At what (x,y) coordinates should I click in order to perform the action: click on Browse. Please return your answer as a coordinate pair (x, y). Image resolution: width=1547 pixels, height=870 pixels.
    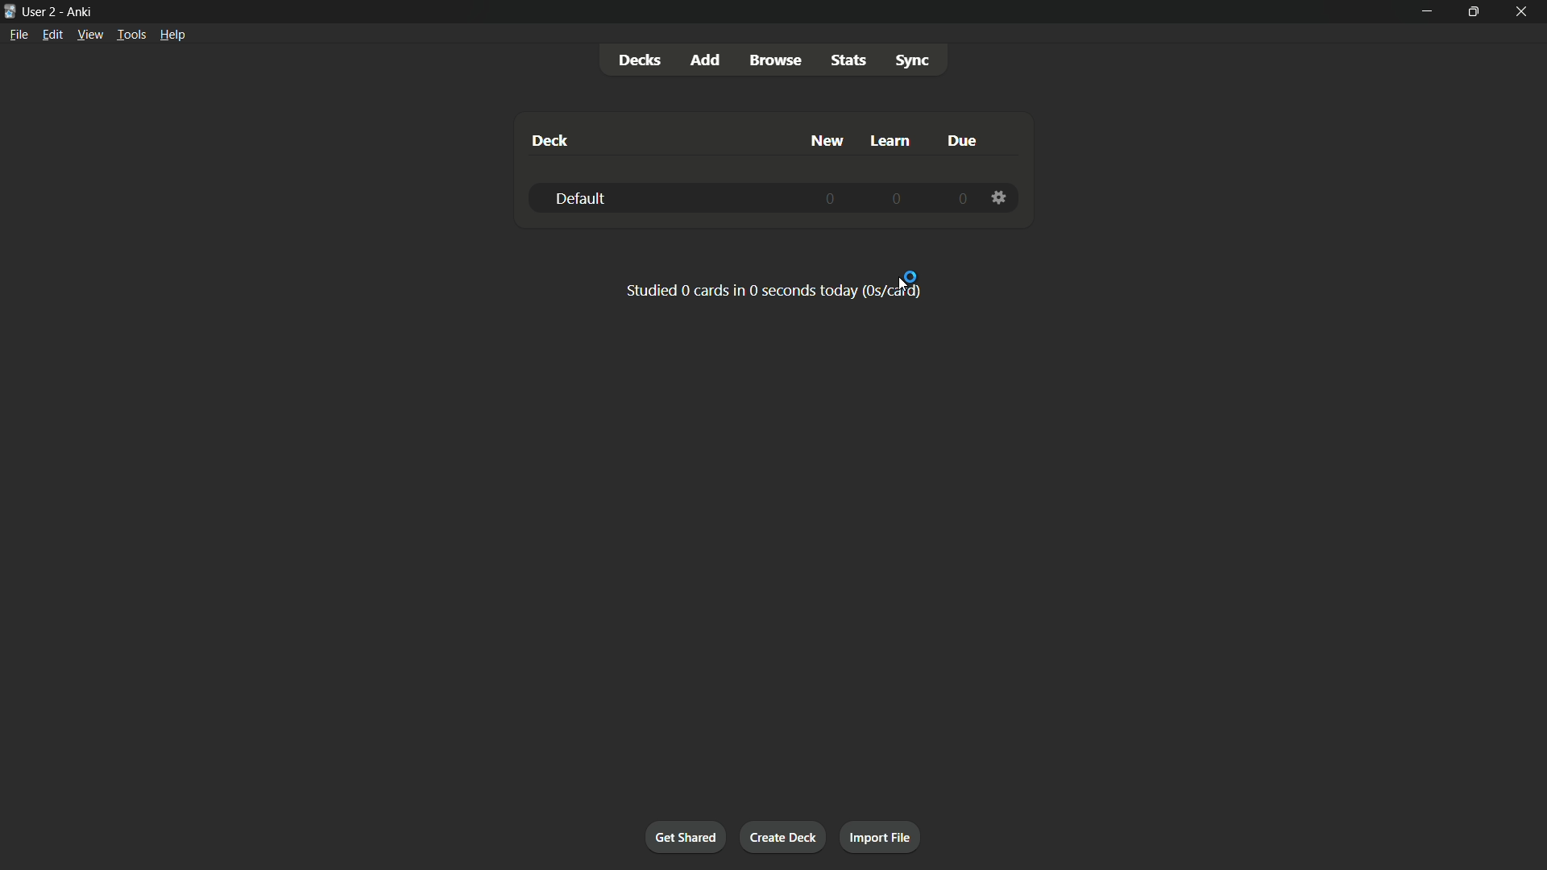
    Looking at the image, I should click on (778, 60).